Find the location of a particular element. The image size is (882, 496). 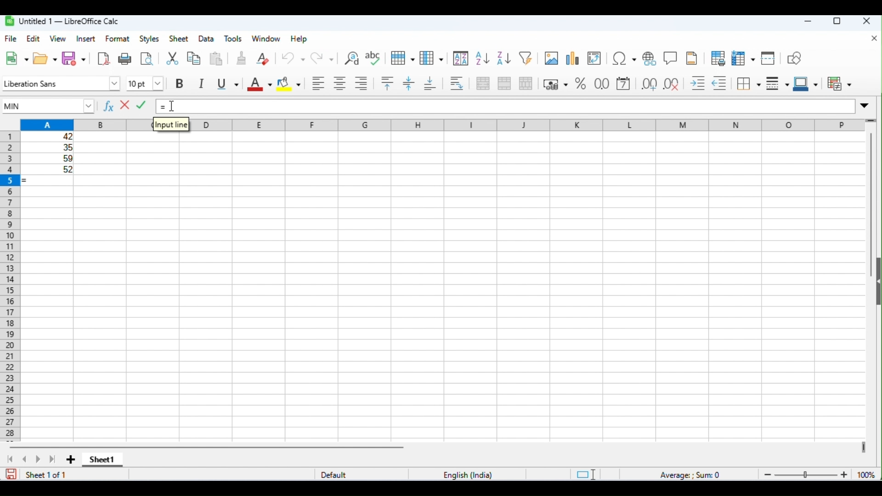

minimize is located at coordinates (808, 22).